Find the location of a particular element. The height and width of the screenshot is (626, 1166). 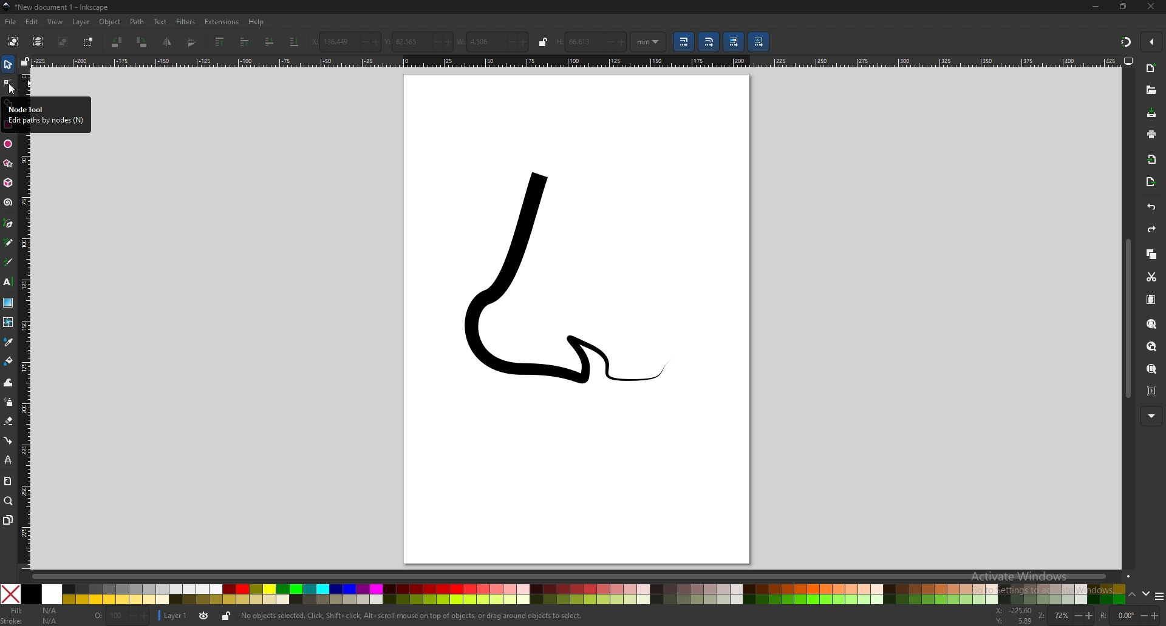

zoom page is located at coordinates (1151, 369).